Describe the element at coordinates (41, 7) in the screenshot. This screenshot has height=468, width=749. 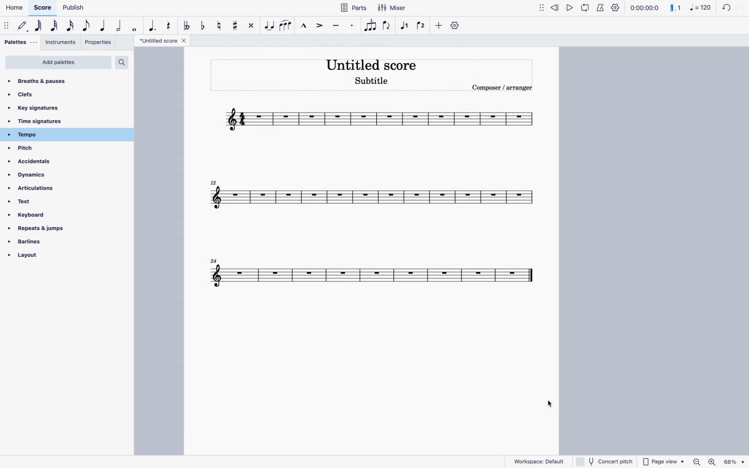
I see `Score` at that location.